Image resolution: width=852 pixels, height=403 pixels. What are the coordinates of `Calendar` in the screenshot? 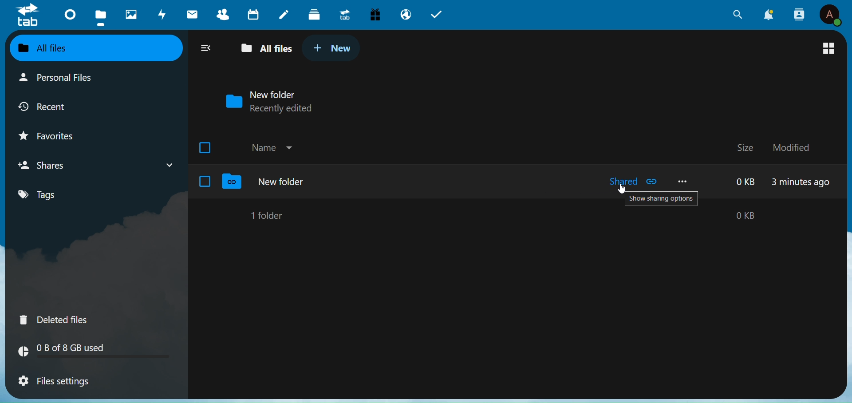 It's located at (254, 14).